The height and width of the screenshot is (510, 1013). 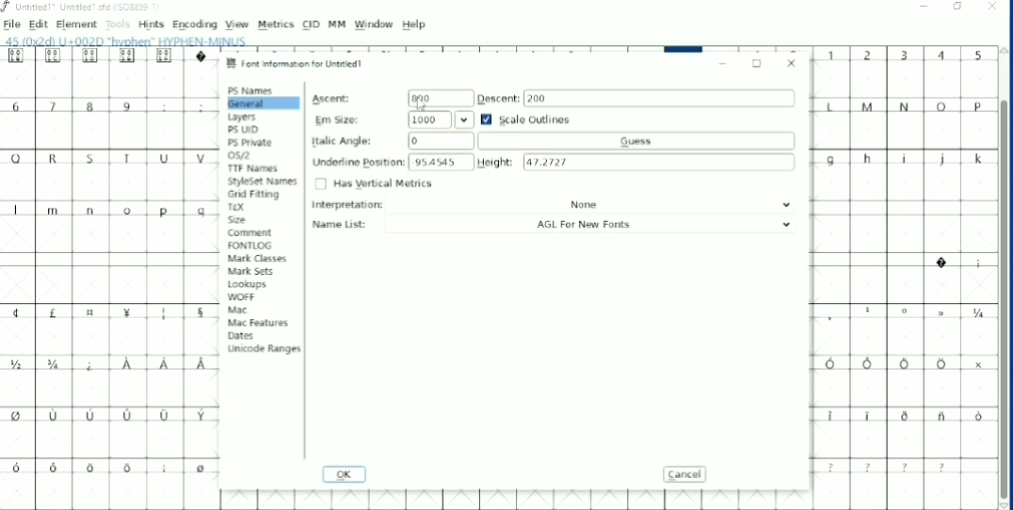 What do you see at coordinates (240, 336) in the screenshot?
I see `Dates` at bounding box center [240, 336].